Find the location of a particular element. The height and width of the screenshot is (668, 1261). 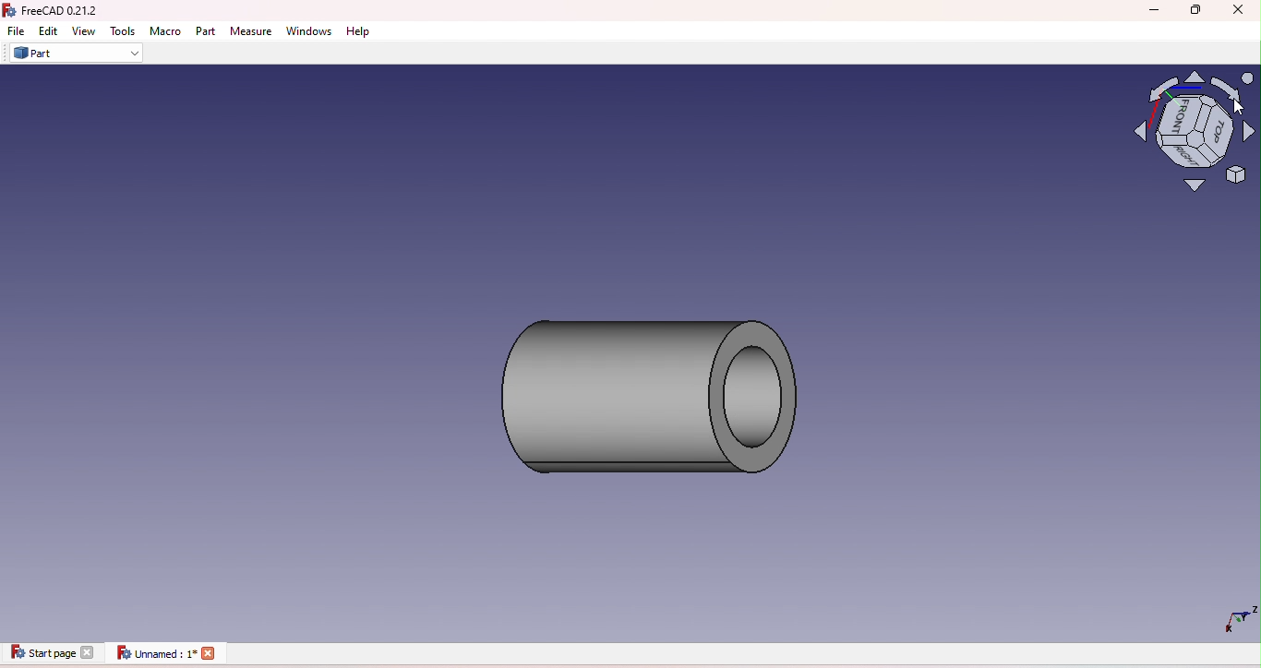

Minimize is located at coordinates (1145, 9).